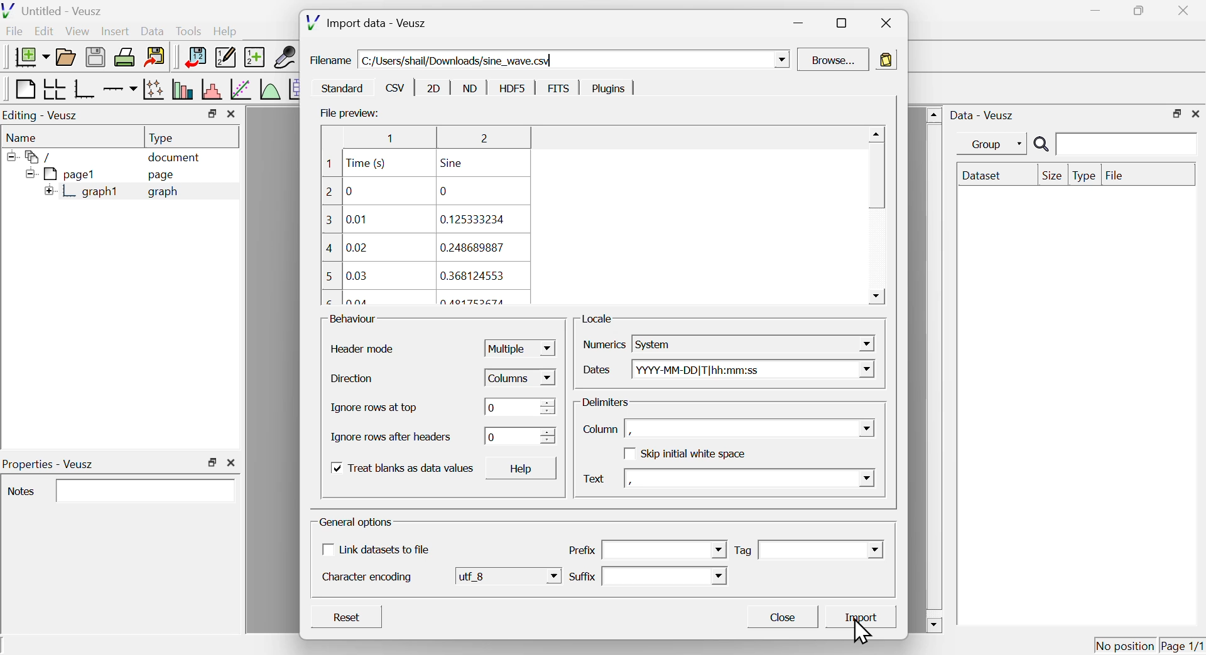  I want to click on blank page, so click(24, 89).